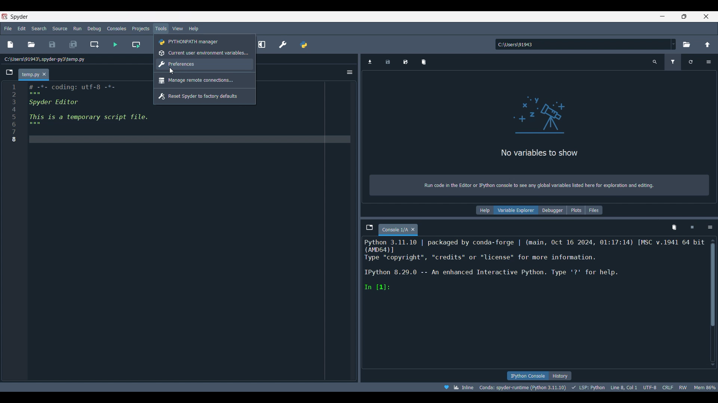  What do you see at coordinates (205, 80) in the screenshot?
I see `Manage remote connections` at bounding box center [205, 80].